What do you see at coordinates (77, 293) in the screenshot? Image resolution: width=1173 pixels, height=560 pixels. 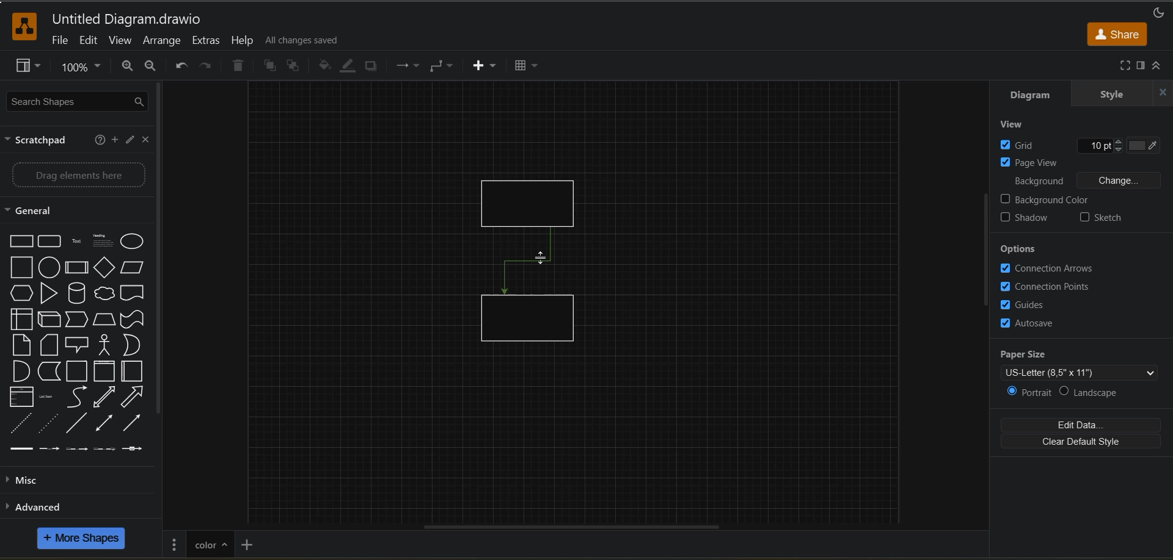 I see `Cylinder` at bounding box center [77, 293].